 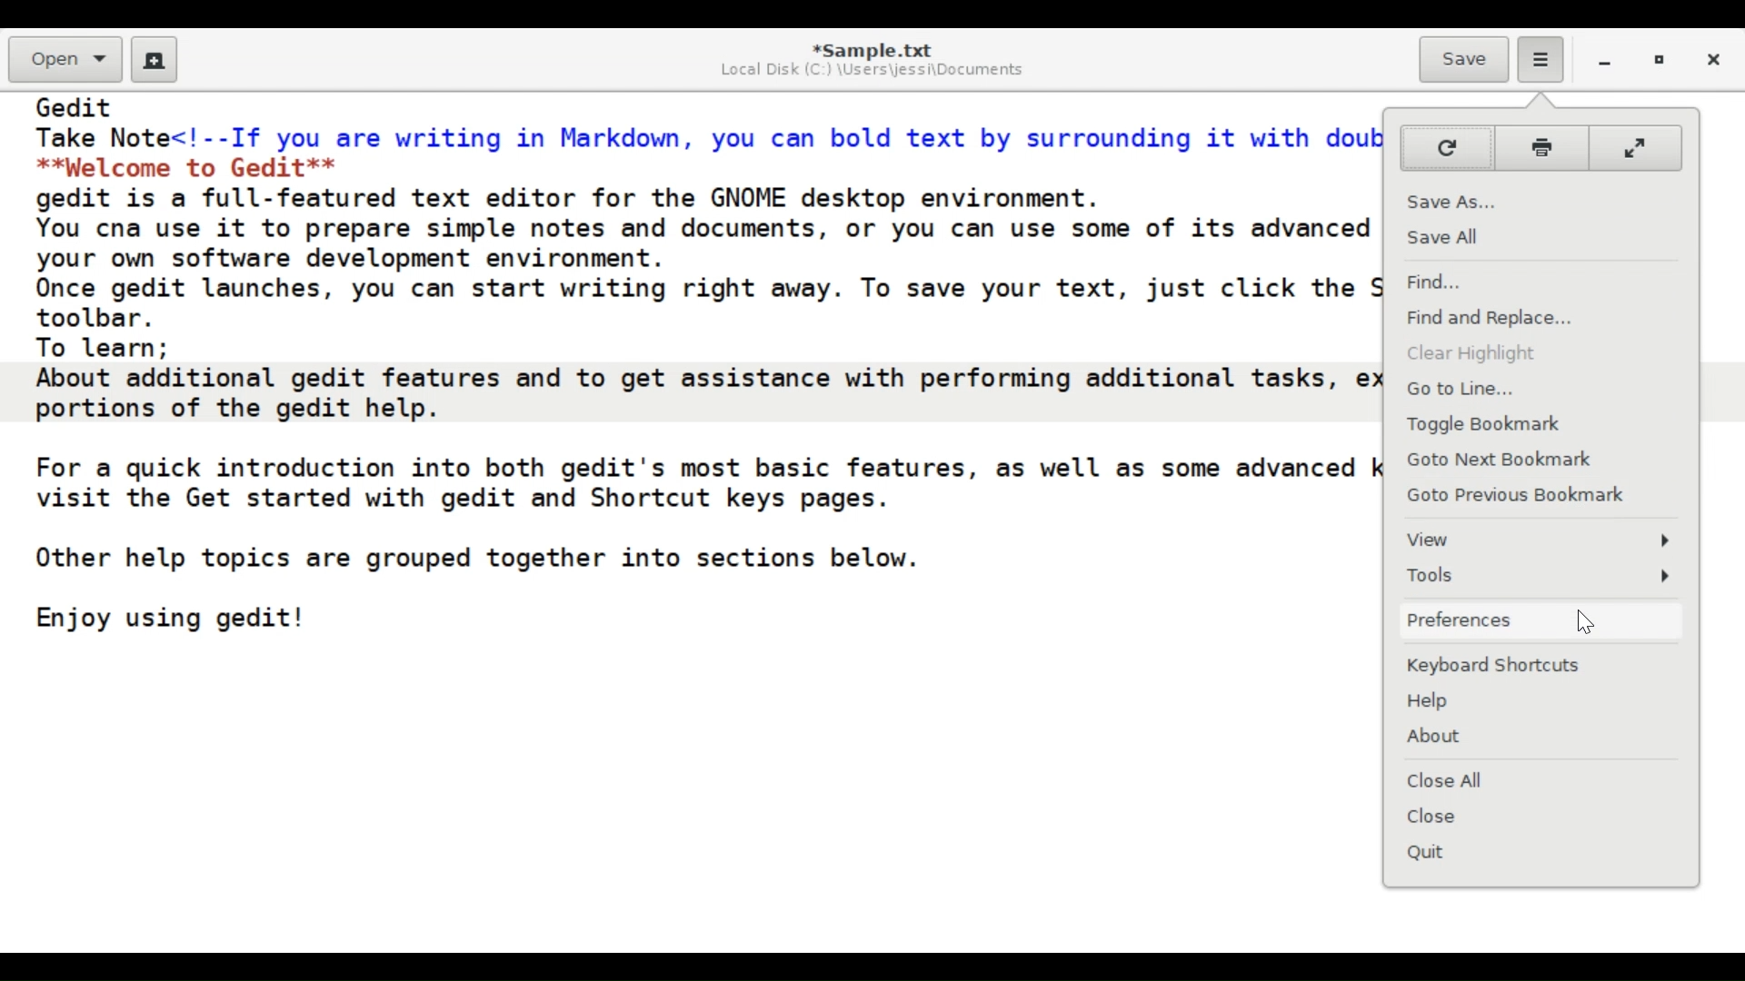 I want to click on Go to Line, so click(x=1537, y=390).